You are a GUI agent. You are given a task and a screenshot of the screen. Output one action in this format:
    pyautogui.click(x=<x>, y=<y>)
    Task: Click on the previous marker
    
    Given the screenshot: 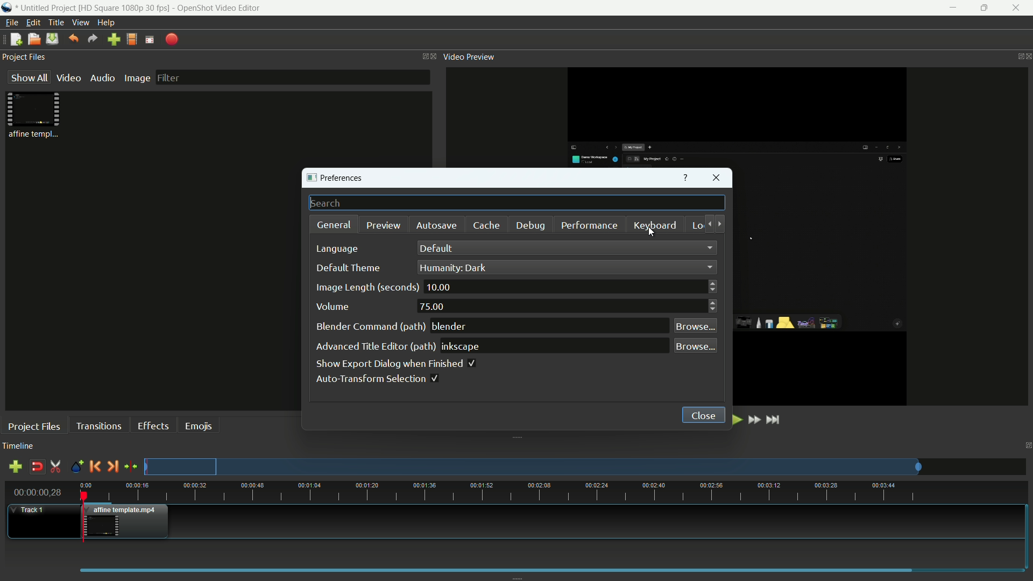 What is the action you would take?
    pyautogui.click(x=94, y=466)
    